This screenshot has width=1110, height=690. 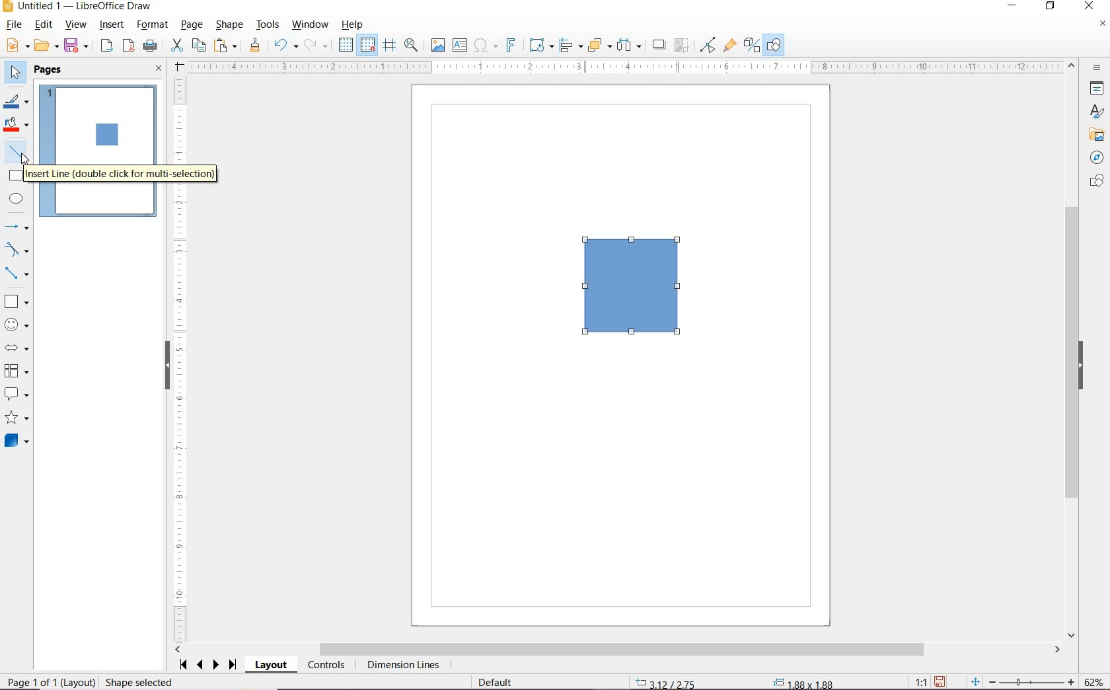 What do you see at coordinates (630, 45) in the screenshot?
I see `SELECT AT LEAST THREE OBJECTS TO DISTRIBUTE` at bounding box center [630, 45].